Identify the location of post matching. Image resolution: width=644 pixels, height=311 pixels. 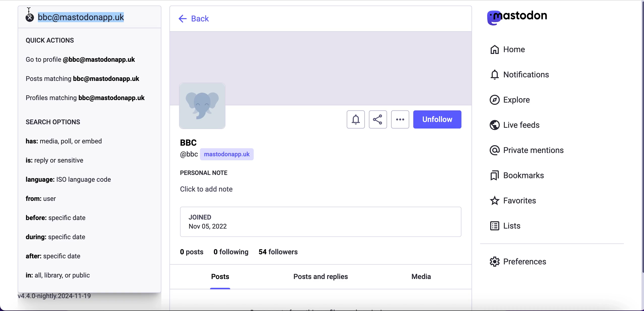
(82, 78).